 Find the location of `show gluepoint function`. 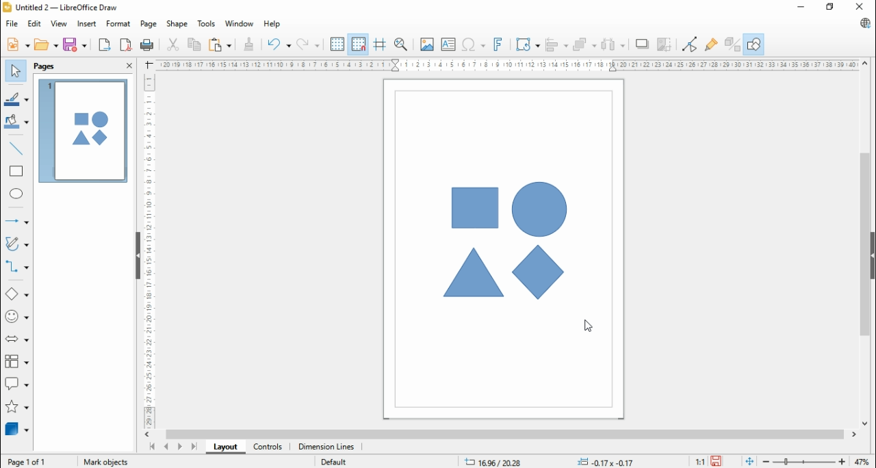

show gluepoint function is located at coordinates (710, 44).